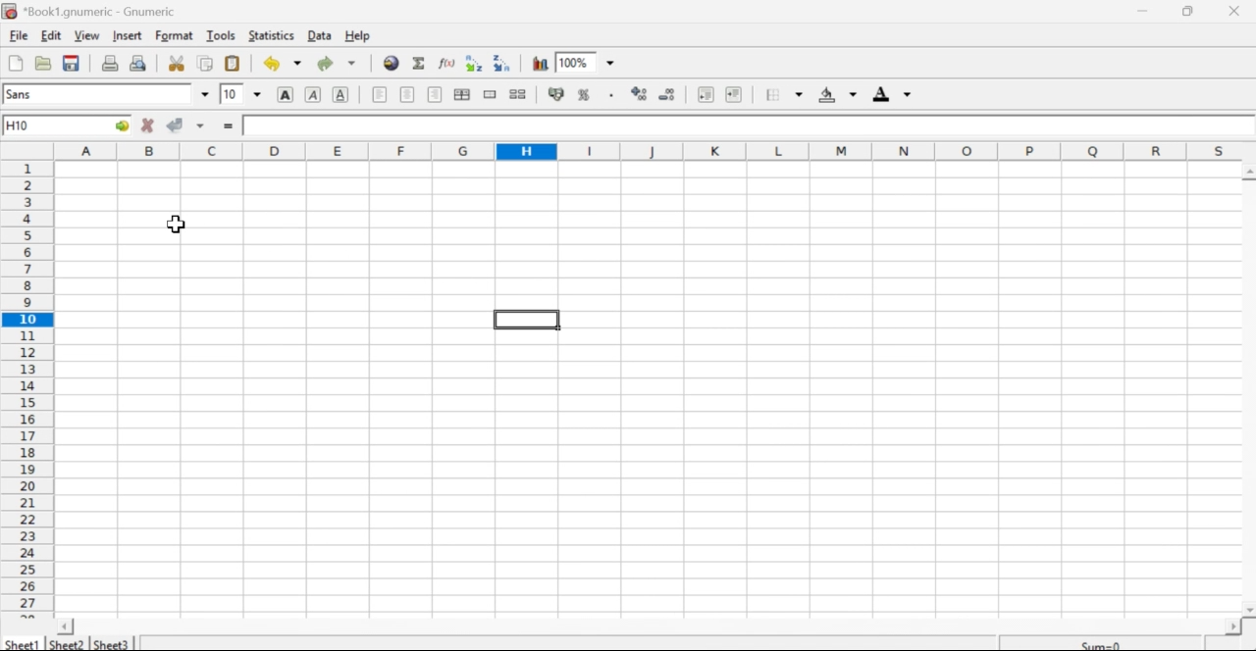 The width and height of the screenshot is (1256, 651). I want to click on Font size, so click(231, 93).